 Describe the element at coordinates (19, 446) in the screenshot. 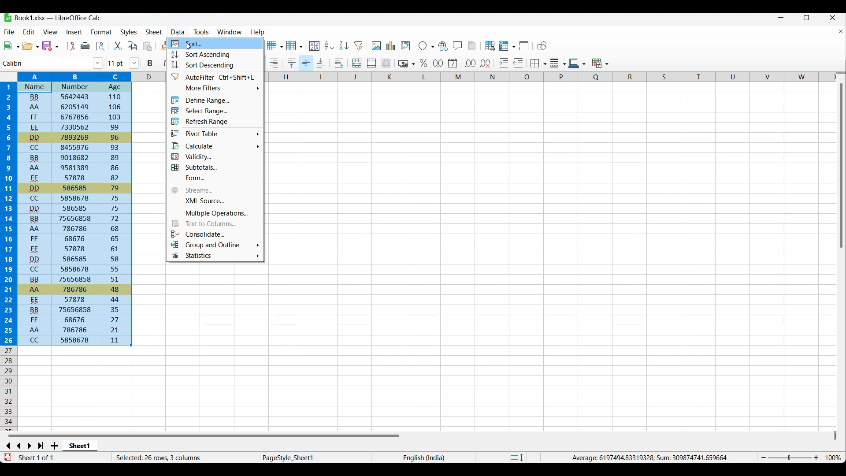

I see `Go to previous sheet` at that location.